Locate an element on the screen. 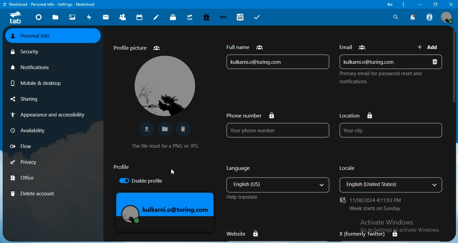  search is located at coordinates (395, 17).